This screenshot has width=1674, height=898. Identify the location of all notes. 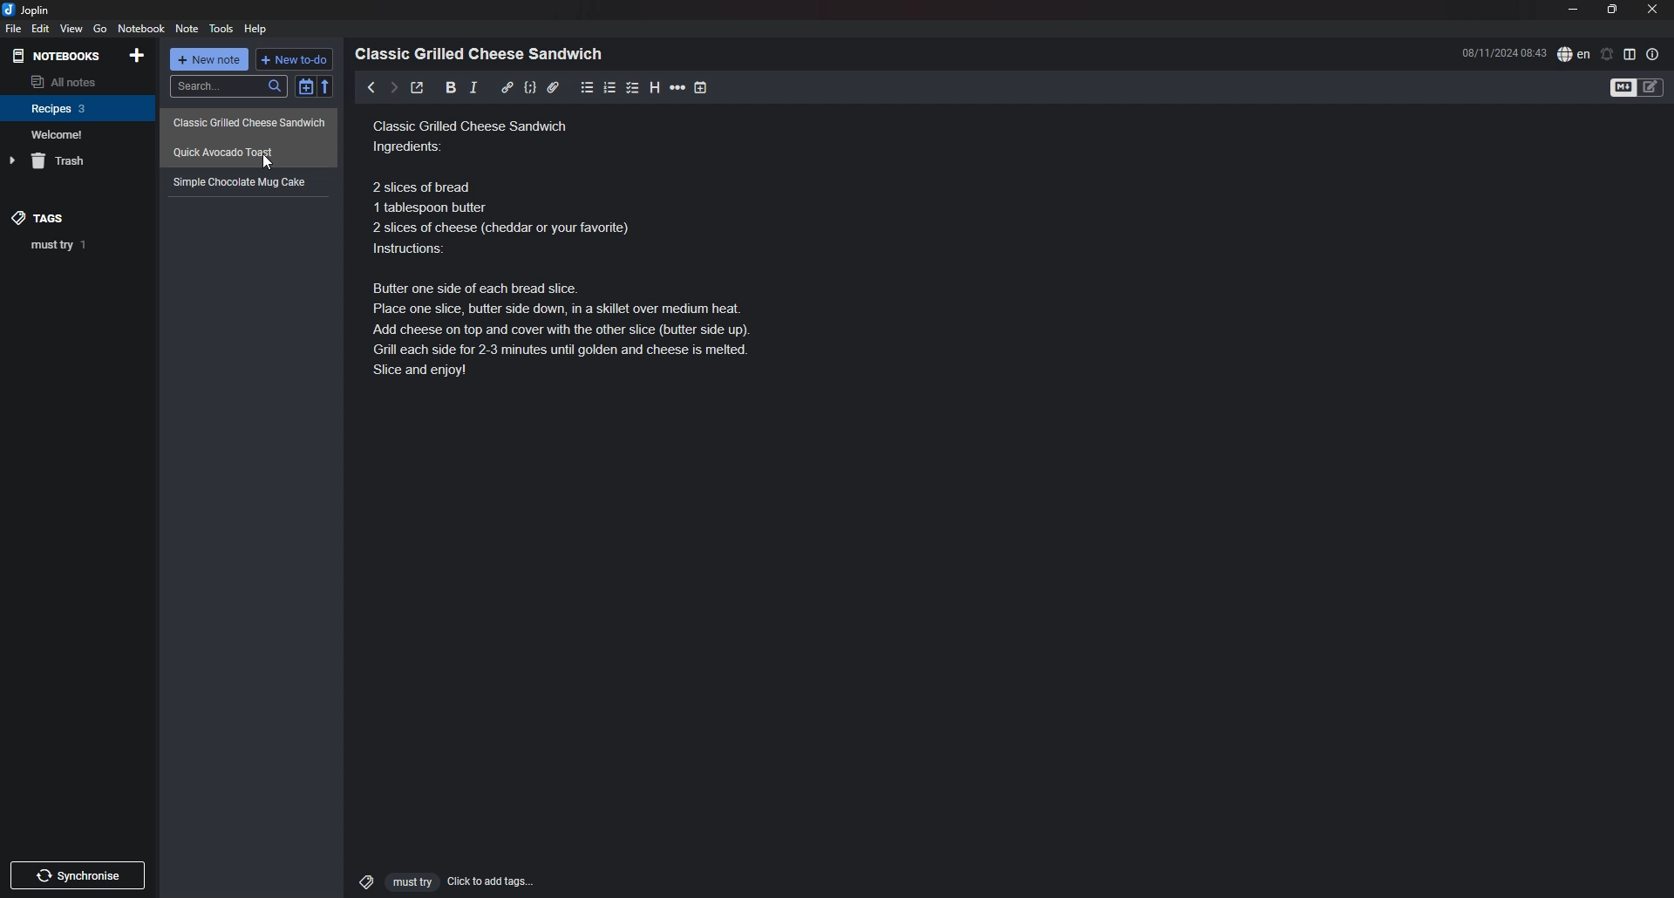
(75, 81).